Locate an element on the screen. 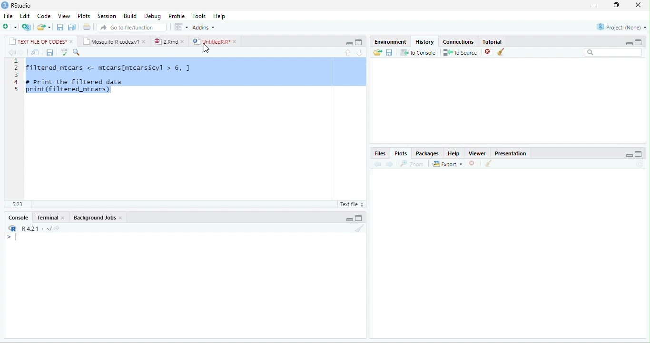 The width and height of the screenshot is (650, 343). cursor is located at coordinates (207, 48).